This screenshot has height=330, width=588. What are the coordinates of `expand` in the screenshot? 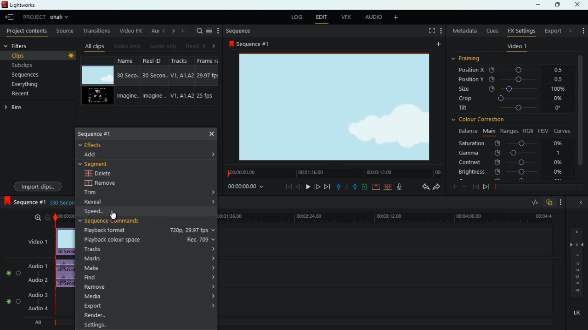 It's located at (212, 192).